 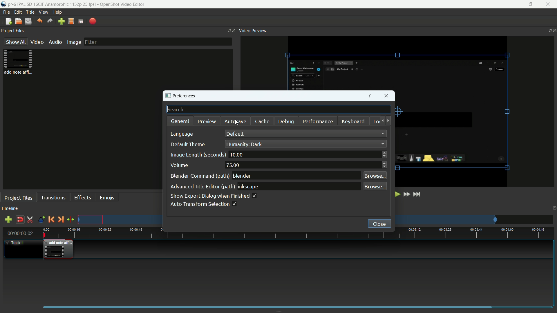 I want to click on blender, so click(x=200, y=176).